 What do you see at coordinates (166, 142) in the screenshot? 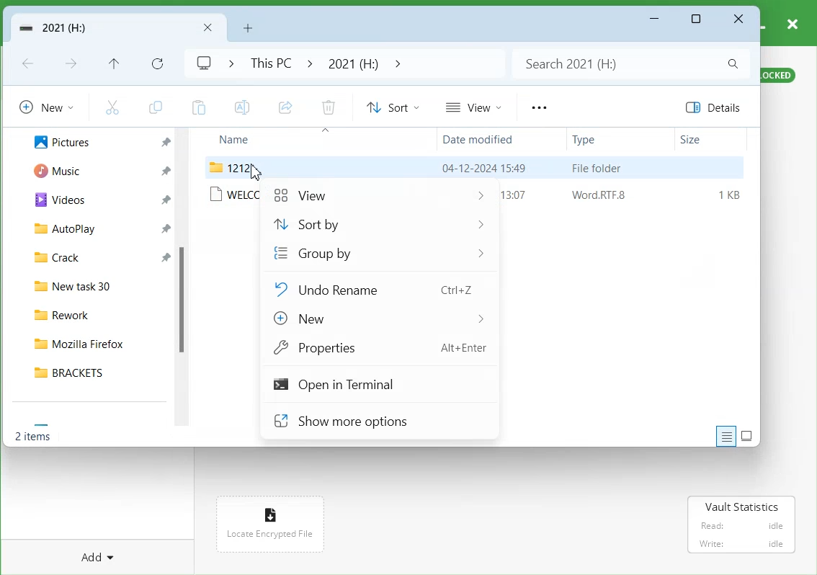
I see `Pin a file` at bounding box center [166, 142].